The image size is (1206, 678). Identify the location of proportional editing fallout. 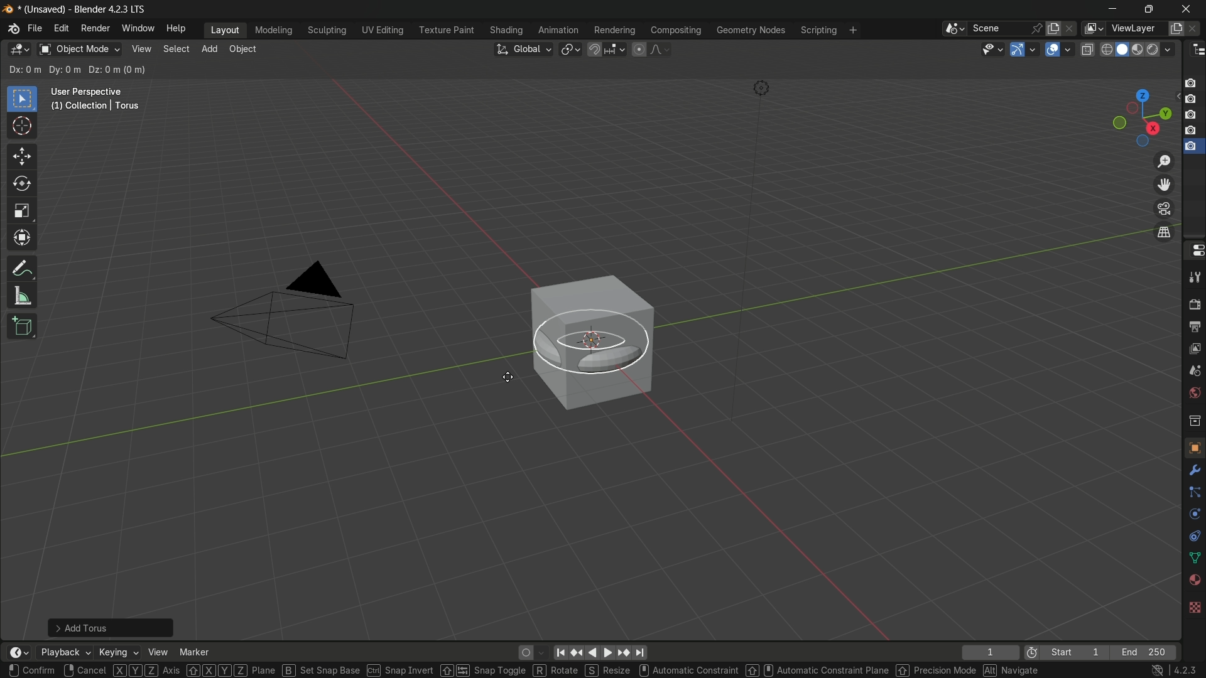
(658, 49).